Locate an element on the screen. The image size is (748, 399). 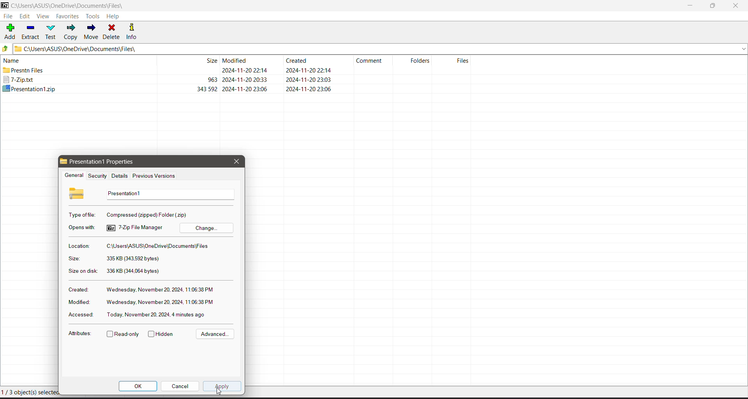
Favorites is located at coordinates (68, 16).